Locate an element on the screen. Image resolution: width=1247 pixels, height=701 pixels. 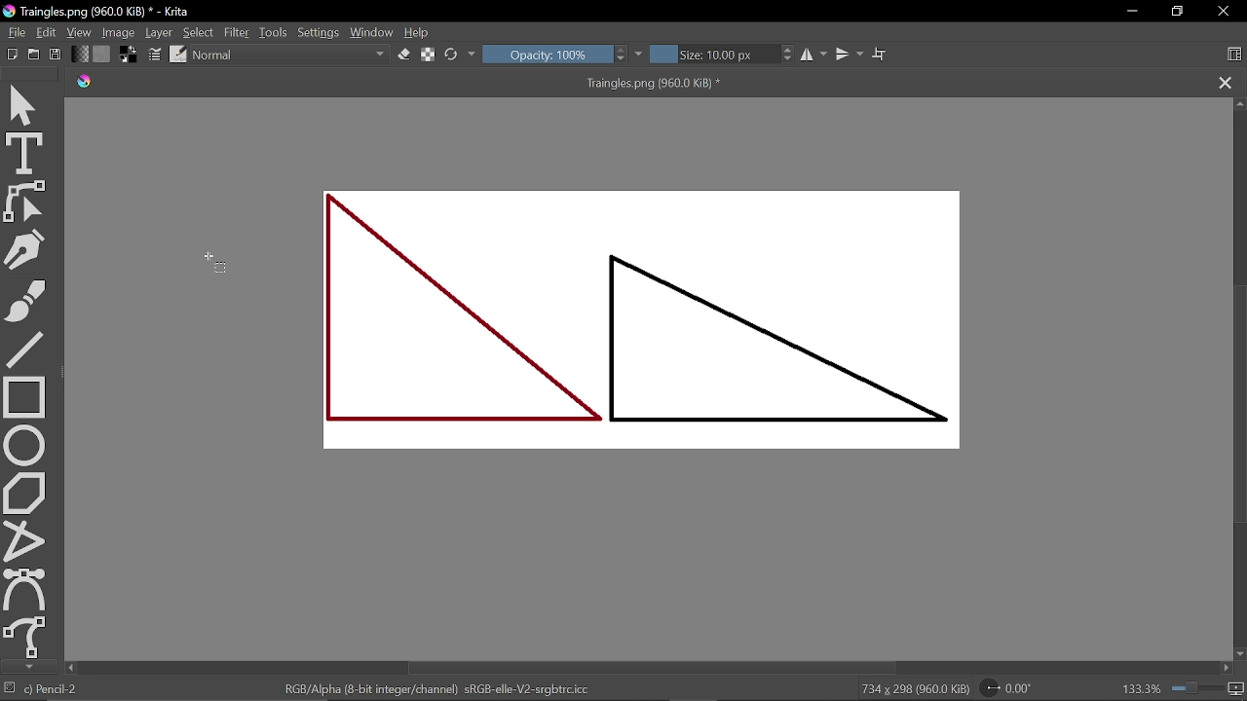
Size: 10.00 px is located at coordinates (724, 54).